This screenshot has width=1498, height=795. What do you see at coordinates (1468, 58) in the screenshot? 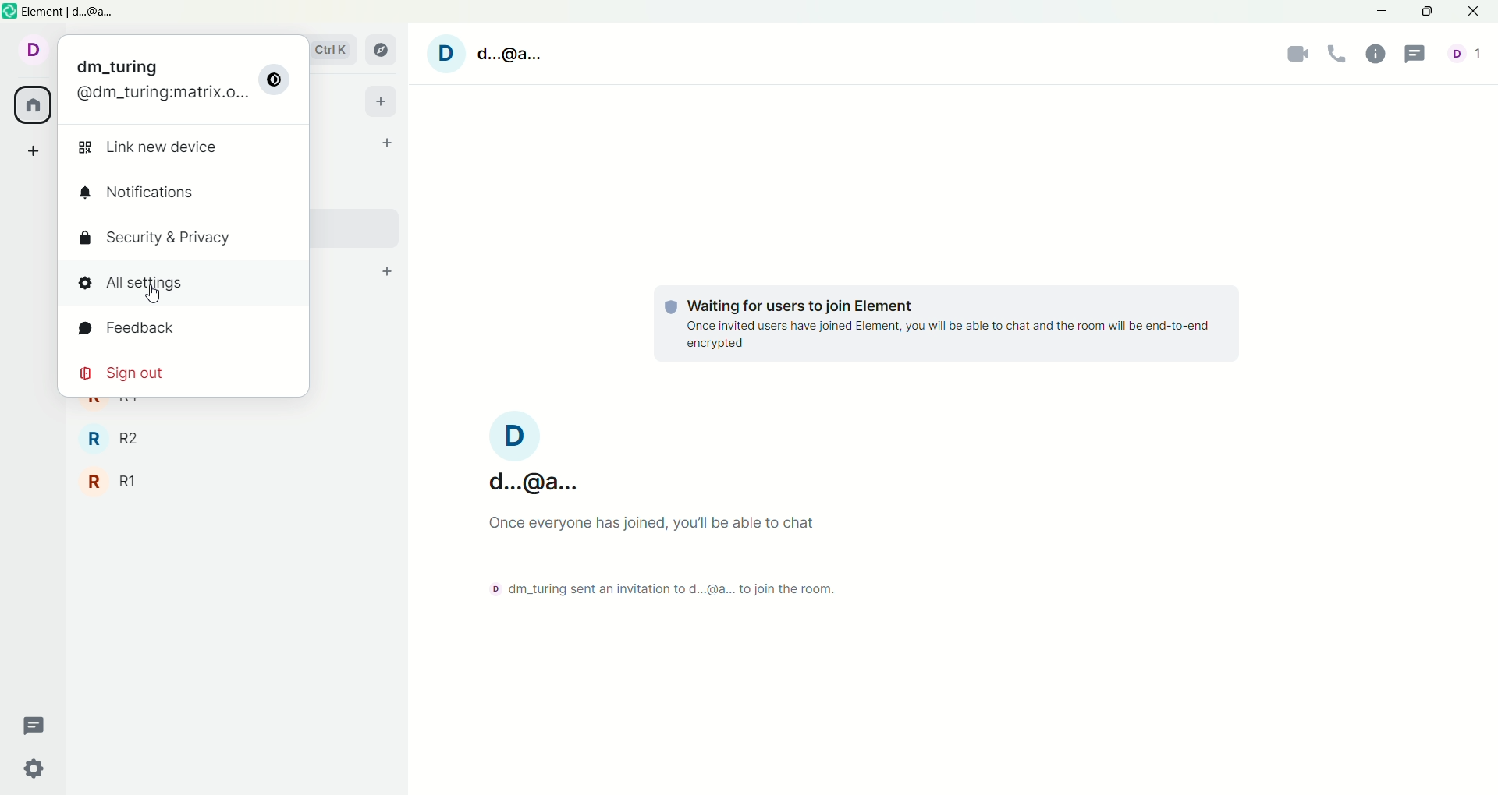
I see `people` at bounding box center [1468, 58].